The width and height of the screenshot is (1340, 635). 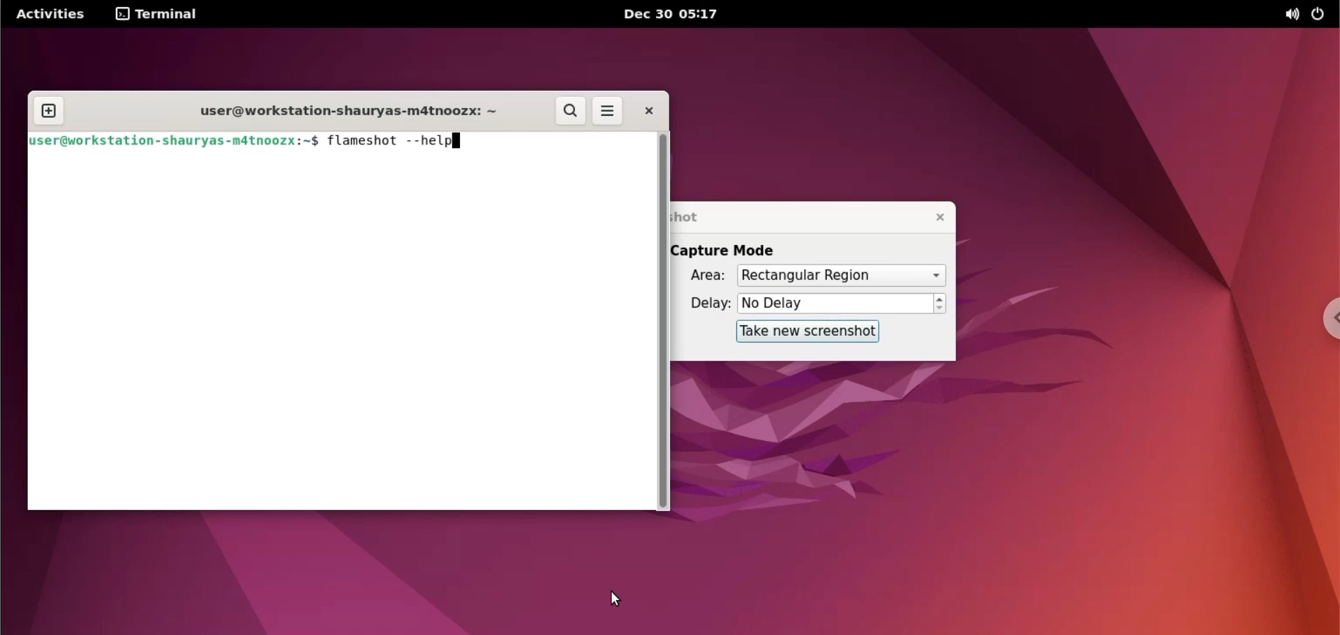 What do you see at coordinates (677, 14) in the screenshot?
I see `Dec 30 05:16` at bounding box center [677, 14].